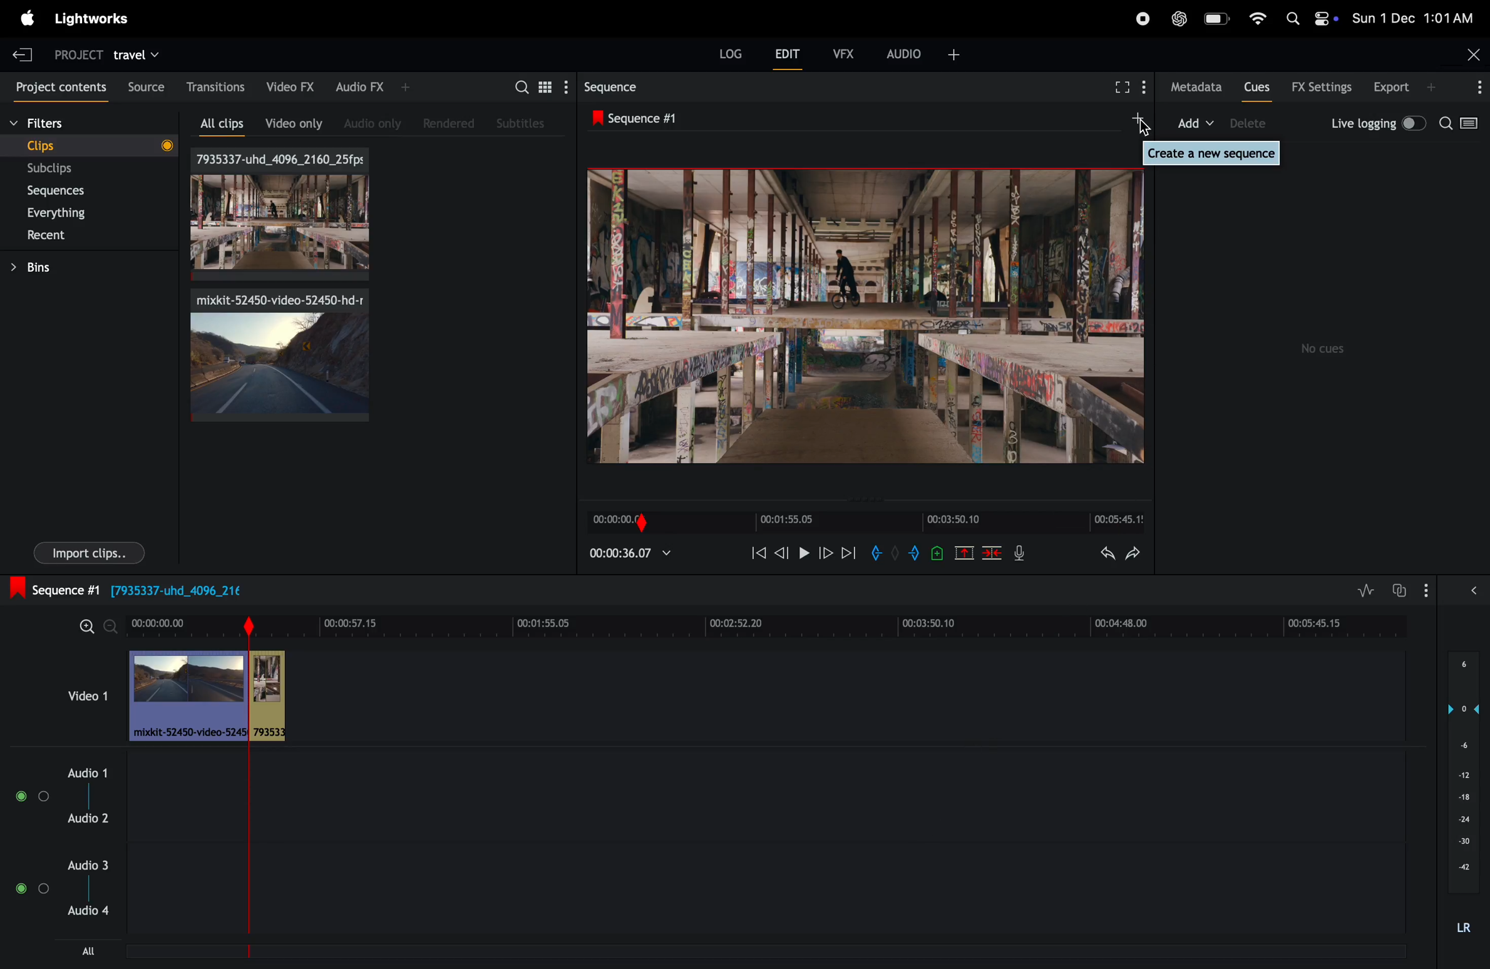 The width and height of the screenshot is (1490, 969). What do you see at coordinates (293, 122) in the screenshot?
I see `video only` at bounding box center [293, 122].